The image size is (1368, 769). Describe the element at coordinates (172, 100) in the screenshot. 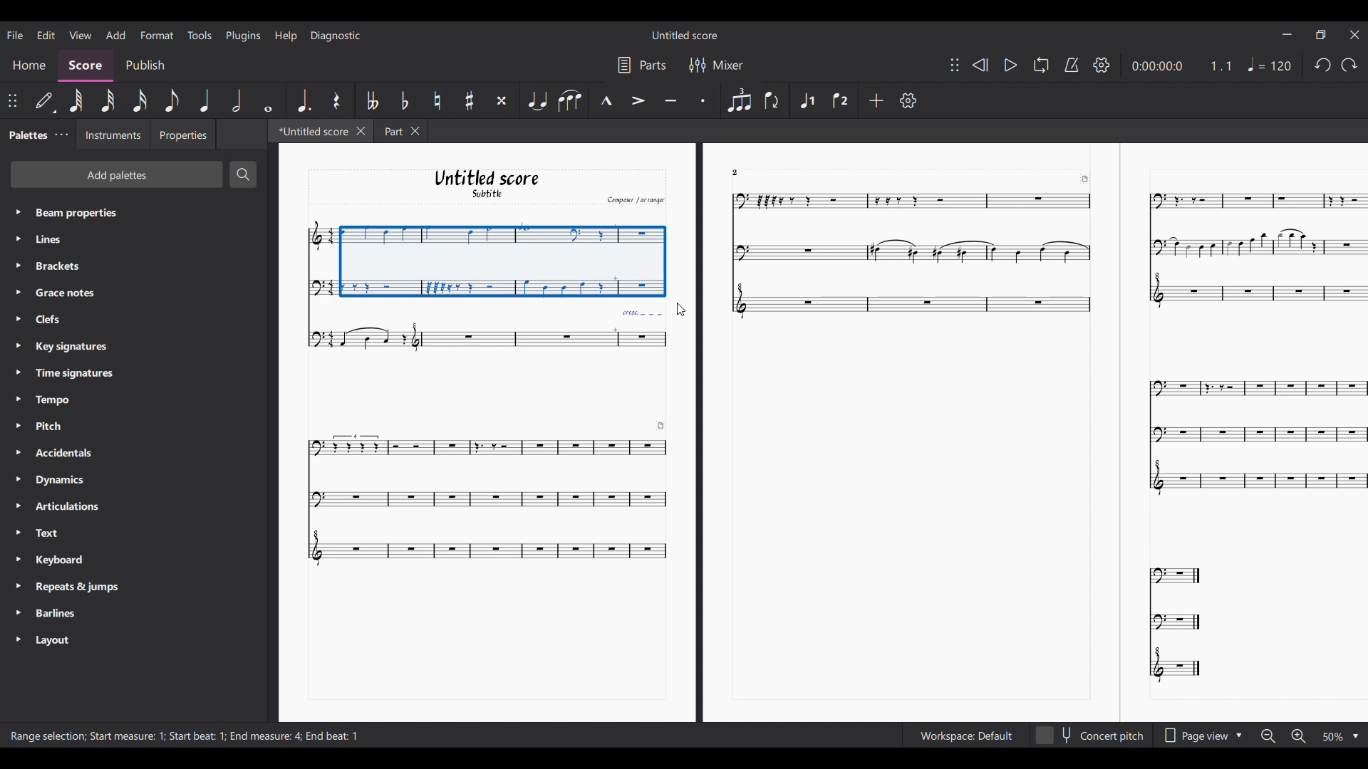

I see `8th note` at that location.